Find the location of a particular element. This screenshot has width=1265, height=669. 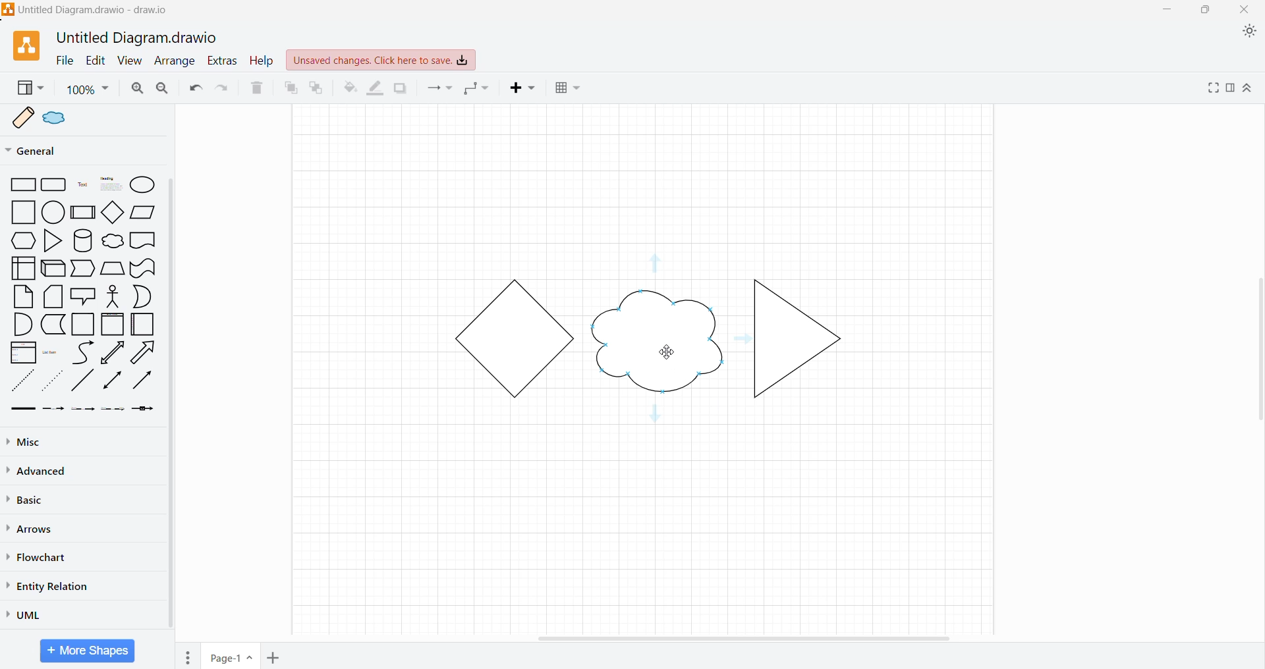

Entity Relation is located at coordinates (56, 586).